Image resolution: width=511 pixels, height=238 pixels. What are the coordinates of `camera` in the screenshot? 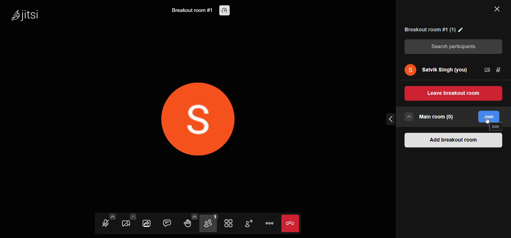 It's located at (127, 224).